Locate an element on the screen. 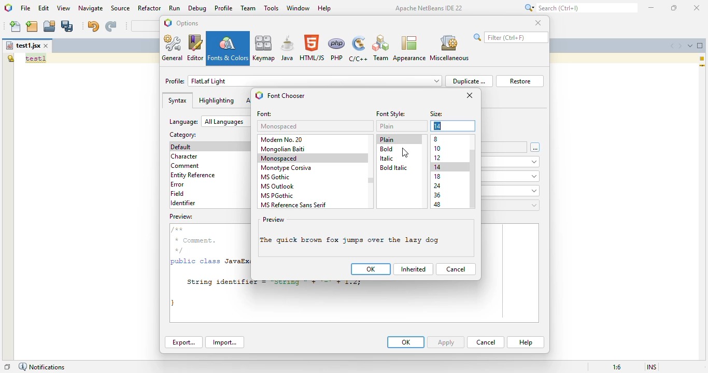 The width and height of the screenshot is (708, 373). current line is located at coordinates (702, 66).